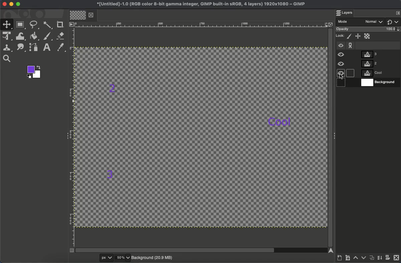  Describe the element at coordinates (47, 47) in the screenshot. I see `Text` at that location.